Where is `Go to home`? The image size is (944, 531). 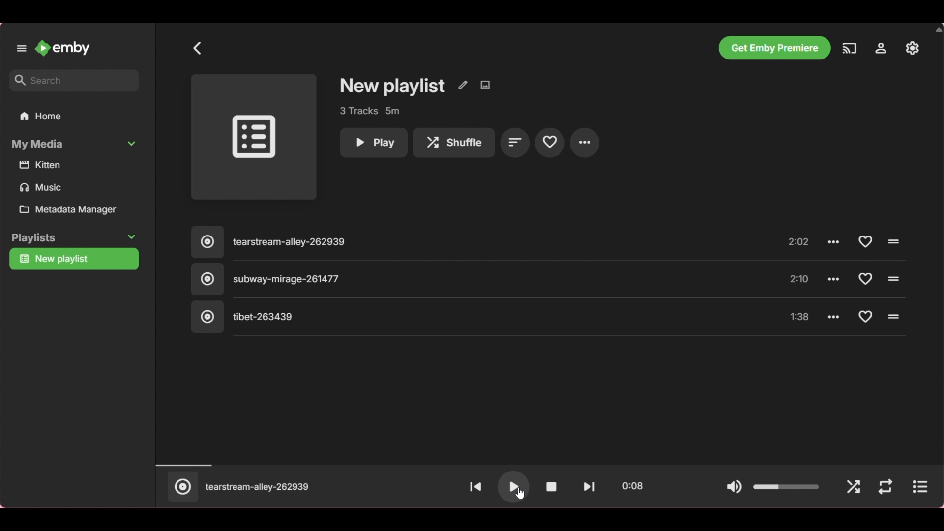 Go to home is located at coordinates (74, 116).